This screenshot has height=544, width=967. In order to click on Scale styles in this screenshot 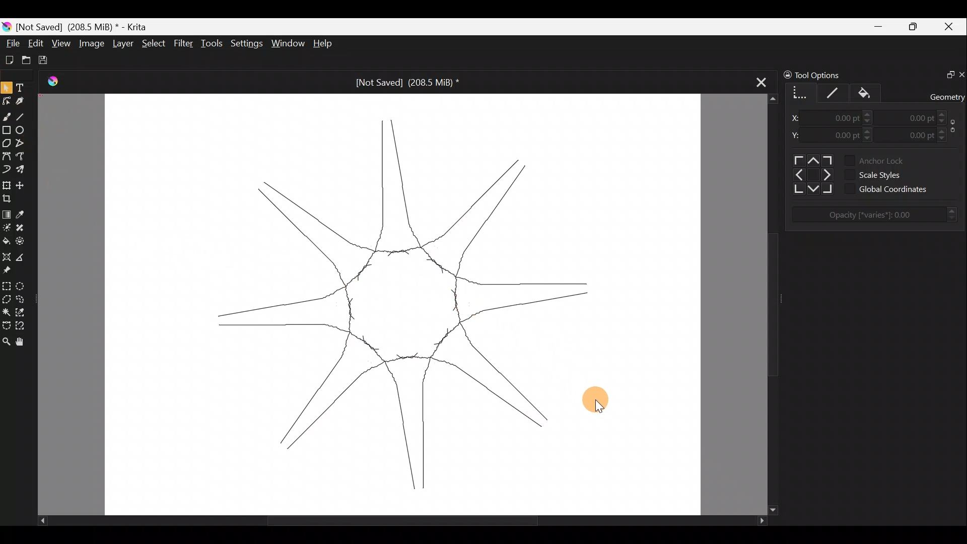, I will do `click(889, 174)`.